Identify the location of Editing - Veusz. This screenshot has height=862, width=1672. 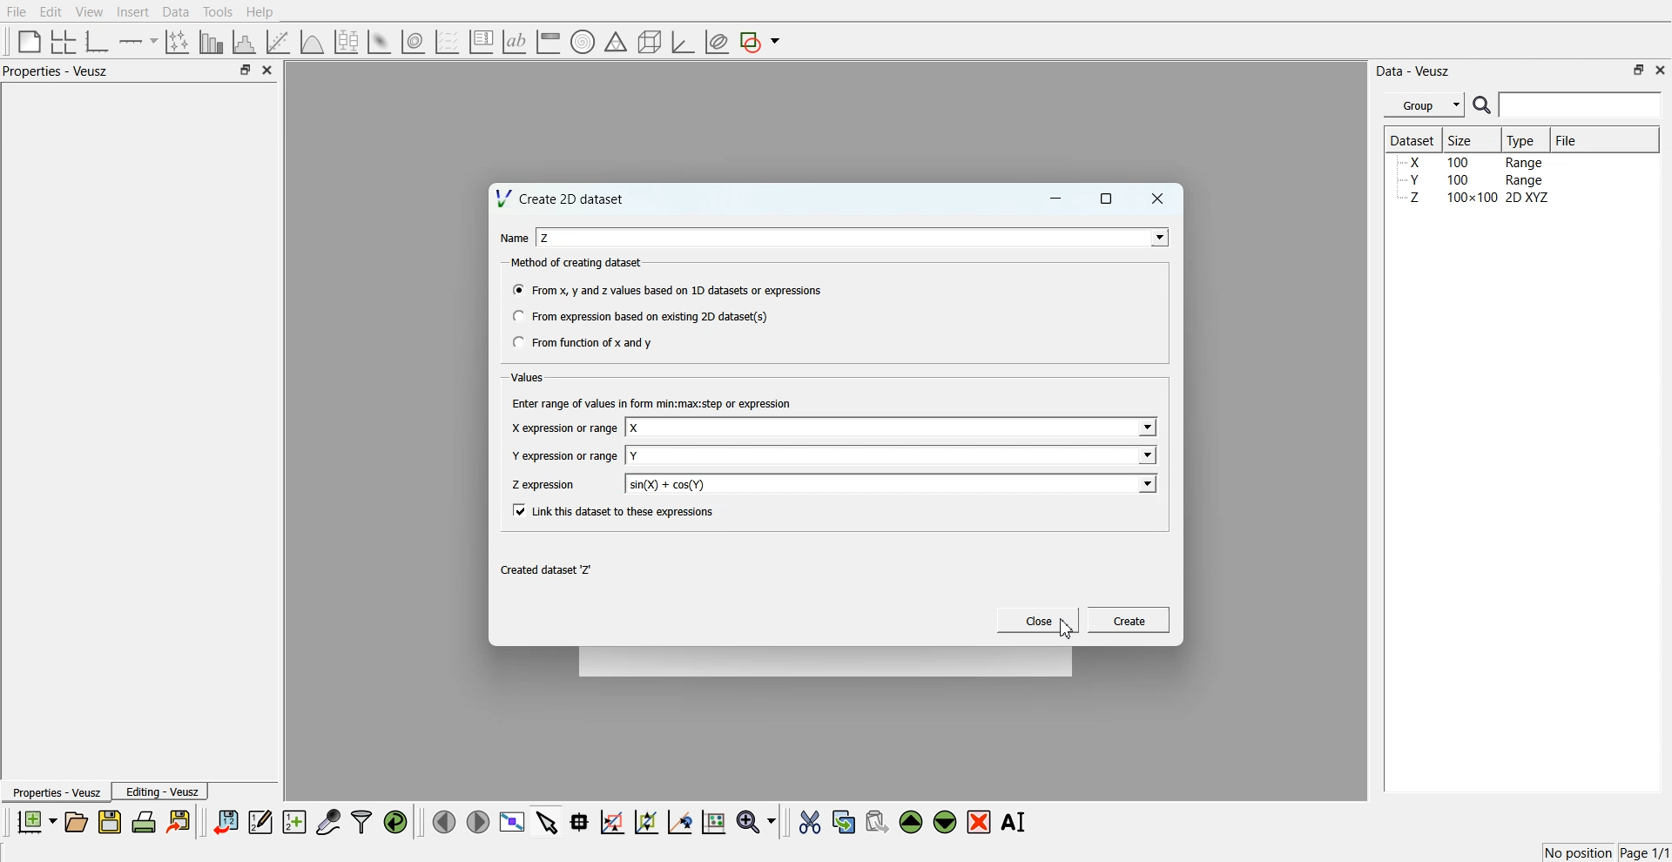
(160, 791).